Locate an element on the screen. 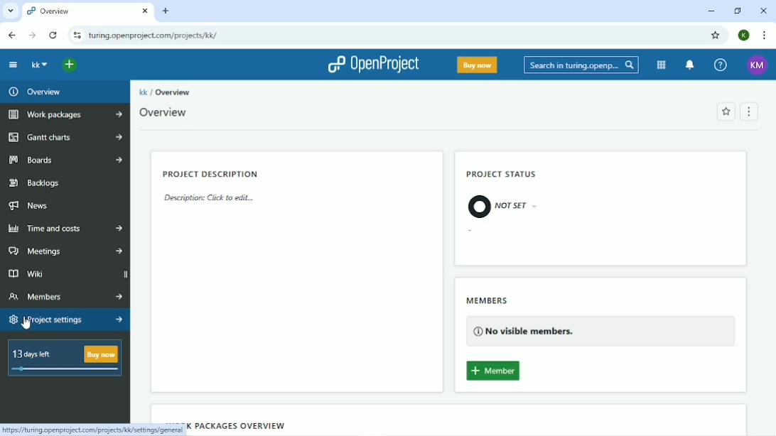 The image size is (776, 436). Open quick add menu is located at coordinates (75, 67).